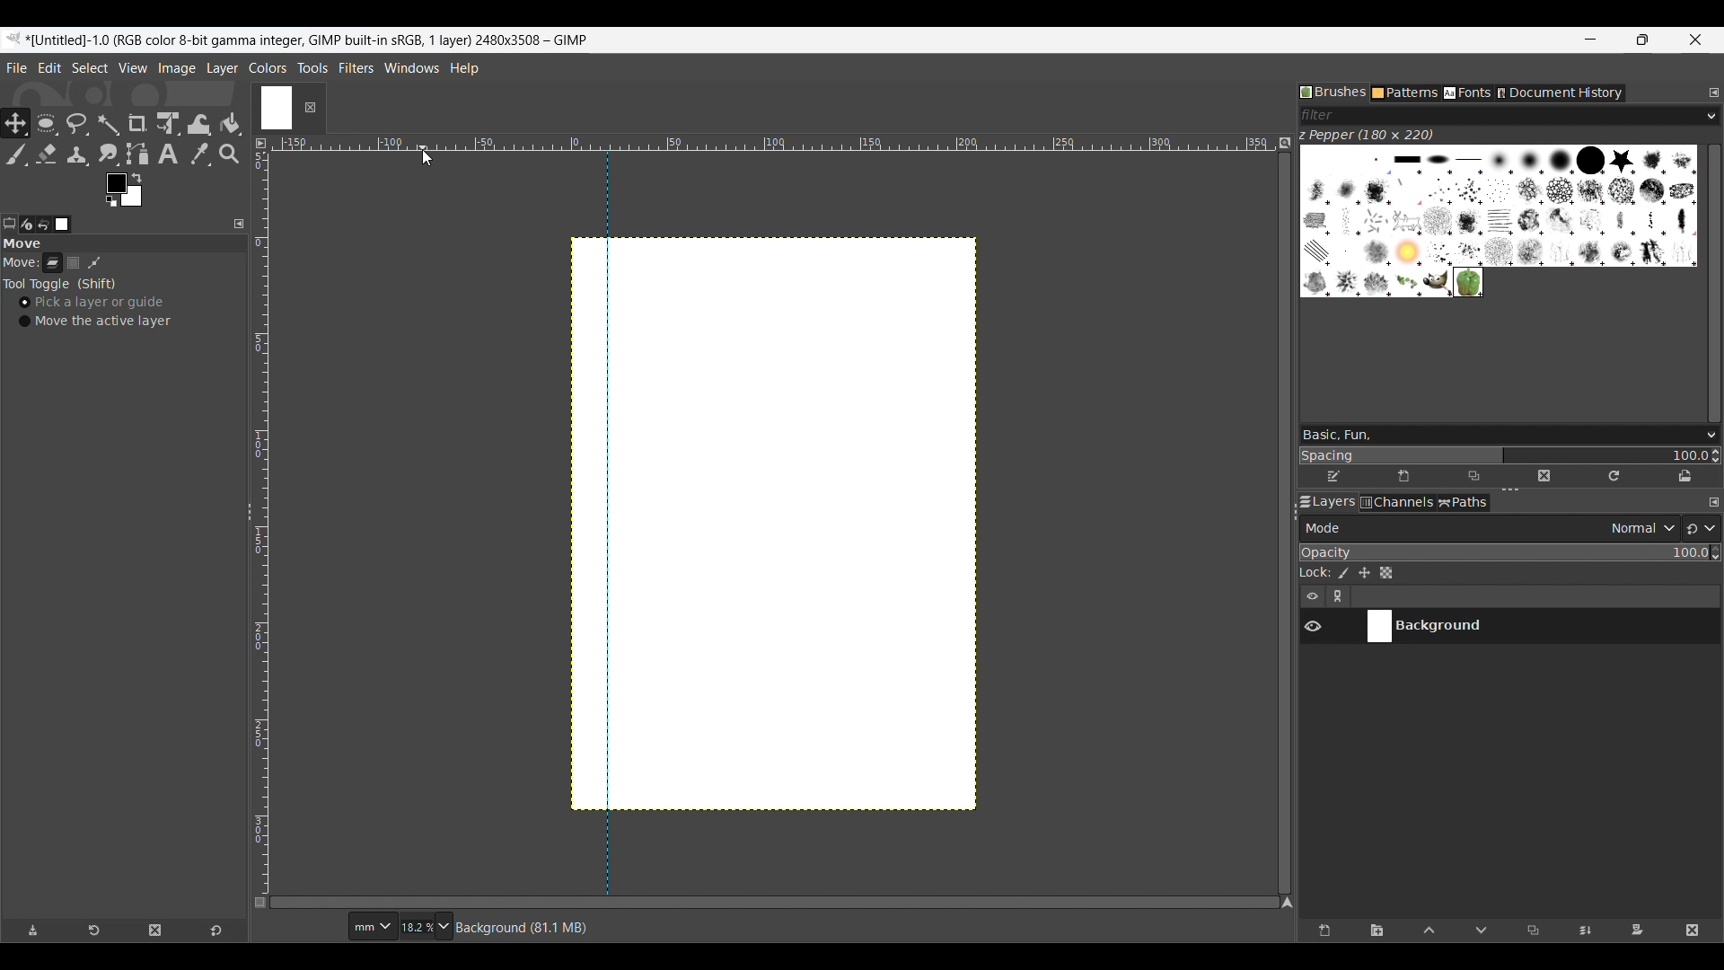  Describe the element at coordinates (138, 154) in the screenshot. I see `Paths tool` at that location.